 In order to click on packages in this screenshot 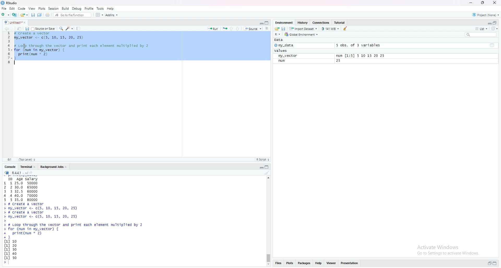, I will do `click(305, 263)`.